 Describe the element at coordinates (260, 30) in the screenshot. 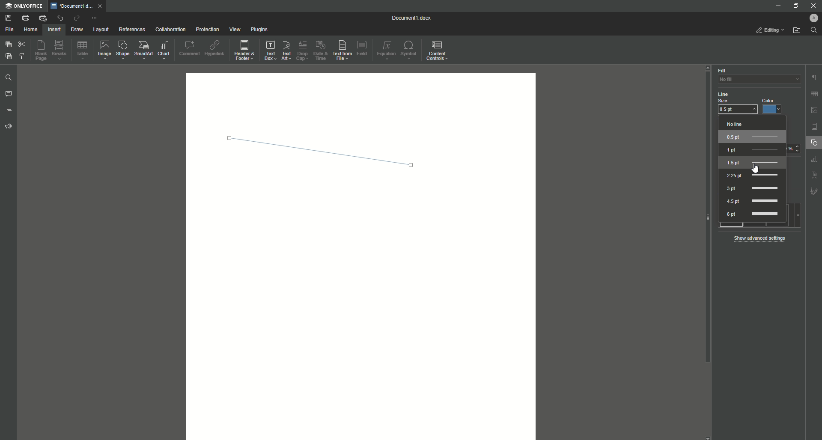

I see `Plugins` at that location.